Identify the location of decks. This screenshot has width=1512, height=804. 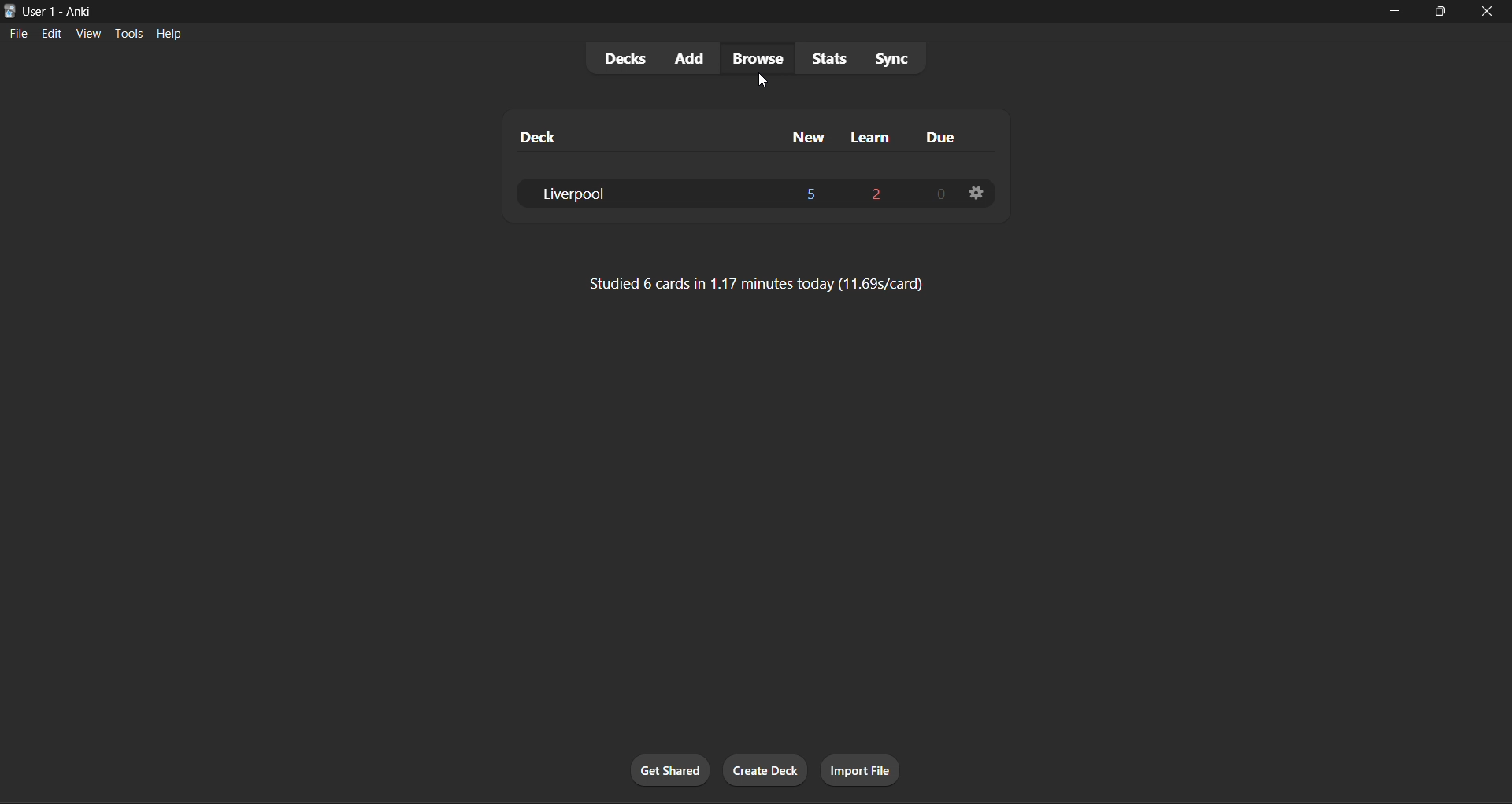
(622, 58).